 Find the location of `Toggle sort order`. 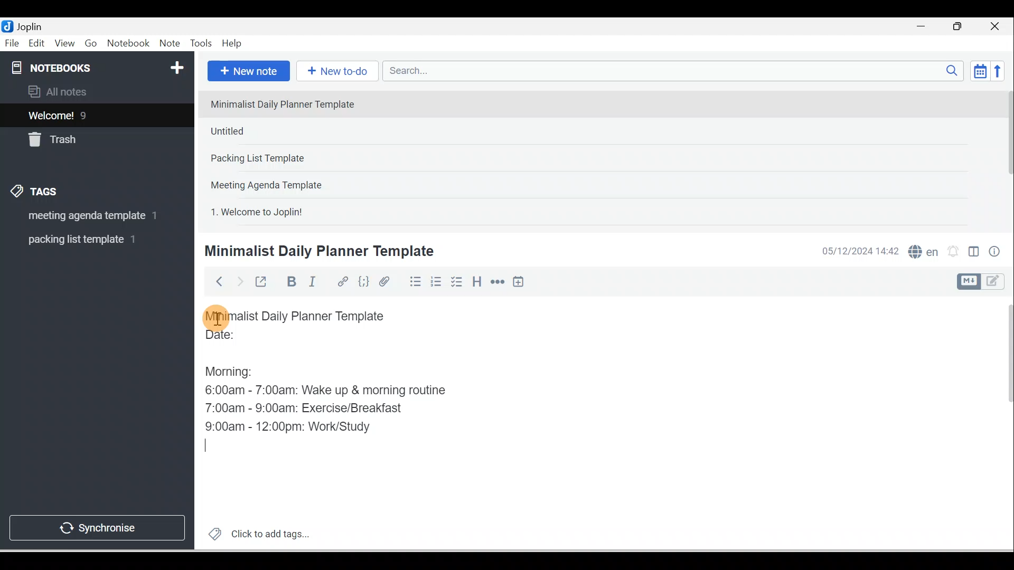

Toggle sort order is located at coordinates (980, 70).